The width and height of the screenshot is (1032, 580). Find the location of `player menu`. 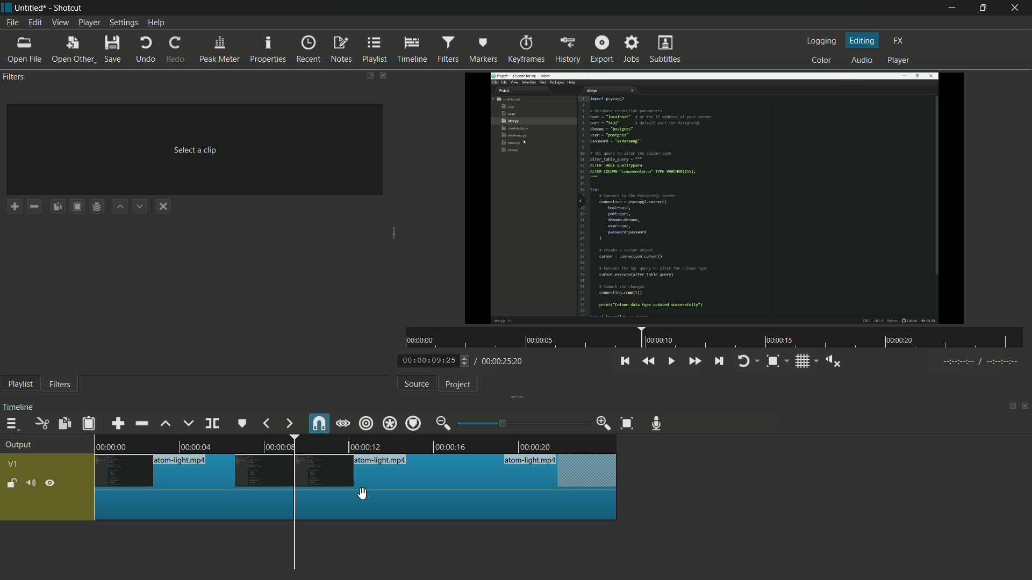

player menu is located at coordinates (89, 23).